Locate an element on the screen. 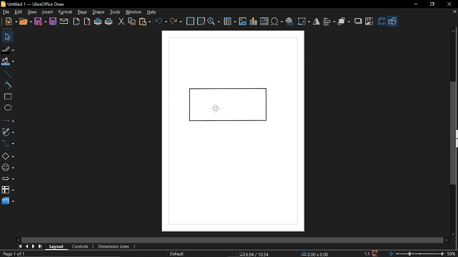 Image resolution: width=458 pixels, height=257 pixels. dimension lines is located at coordinates (114, 247).